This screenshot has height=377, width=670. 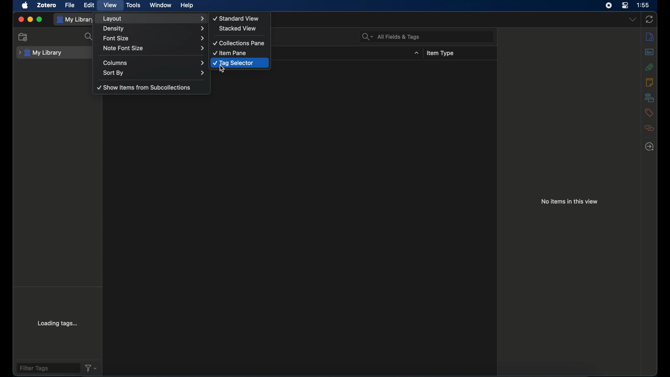 What do you see at coordinates (650, 147) in the screenshot?
I see `locate` at bounding box center [650, 147].